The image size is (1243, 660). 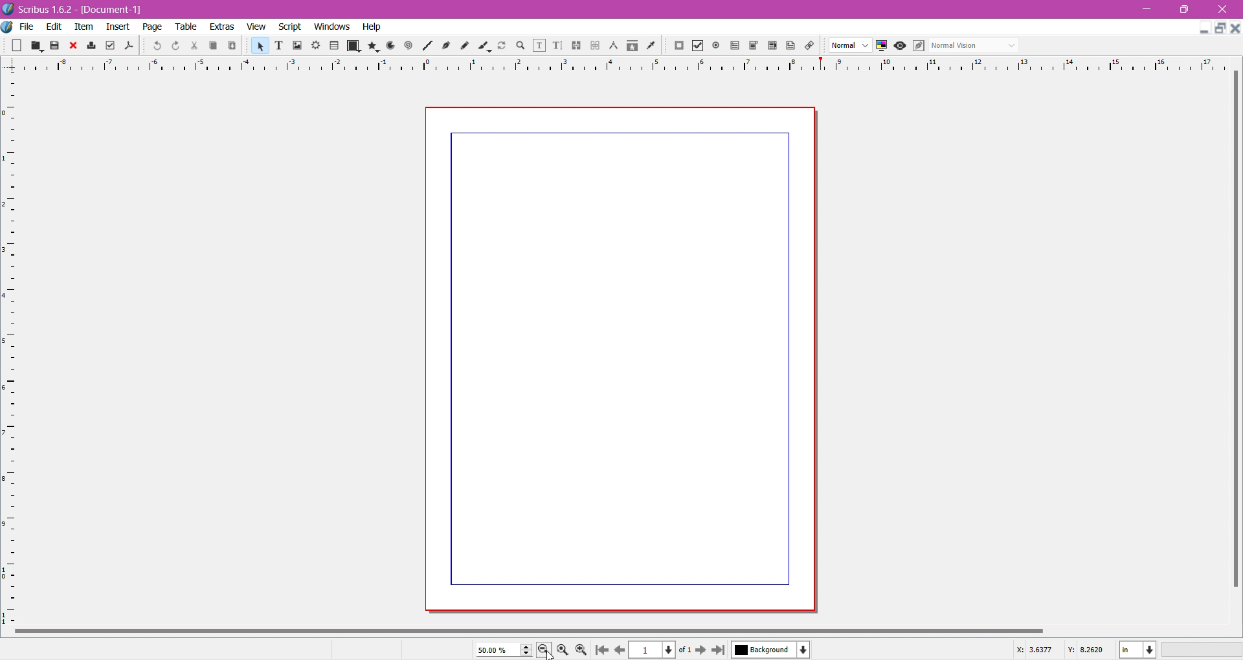 What do you see at coordinates (850, 45) in the screenshot?
I see `Select the image preview quality` at bounding box center [850, 45].